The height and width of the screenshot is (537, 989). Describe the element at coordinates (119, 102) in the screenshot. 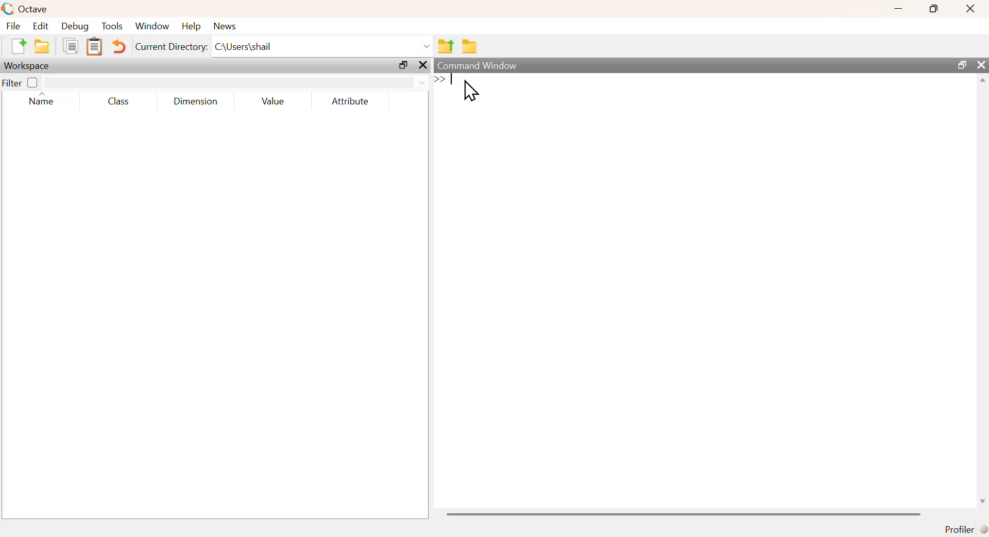

I see `class` at that location.